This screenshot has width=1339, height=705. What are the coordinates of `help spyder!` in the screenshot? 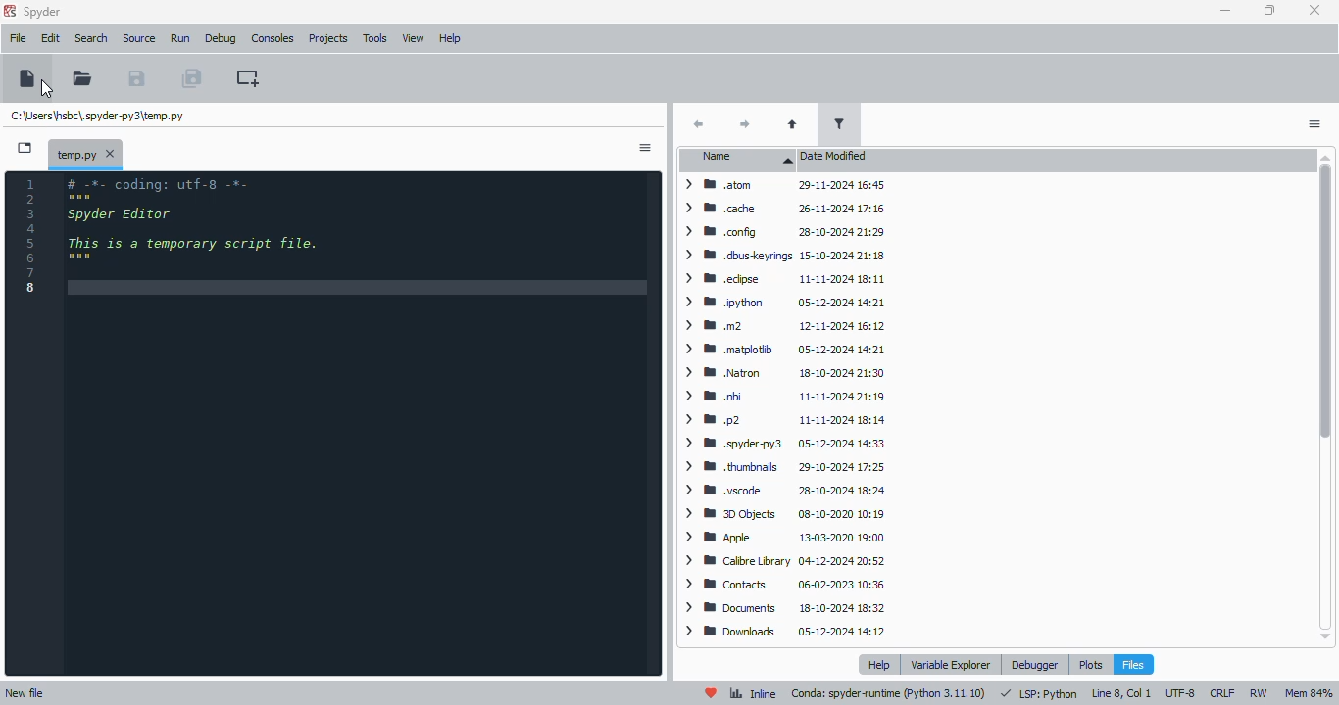 It's located at (712, 692).